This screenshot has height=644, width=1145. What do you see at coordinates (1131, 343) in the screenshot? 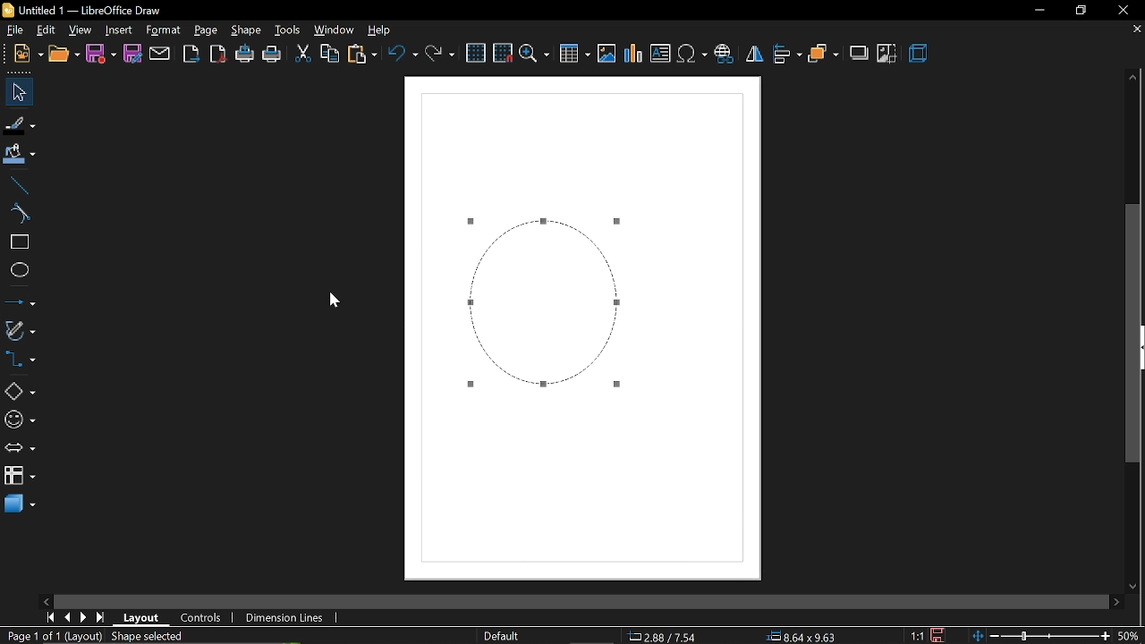
I see `vertical scroll bar` at bounding box center [1131, 343].